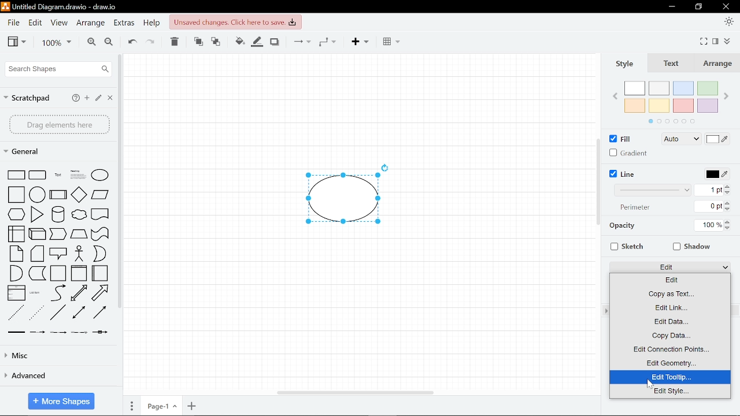 This screenshot has width=740, height=416. I want to click on Arrange, so click(91, 23).